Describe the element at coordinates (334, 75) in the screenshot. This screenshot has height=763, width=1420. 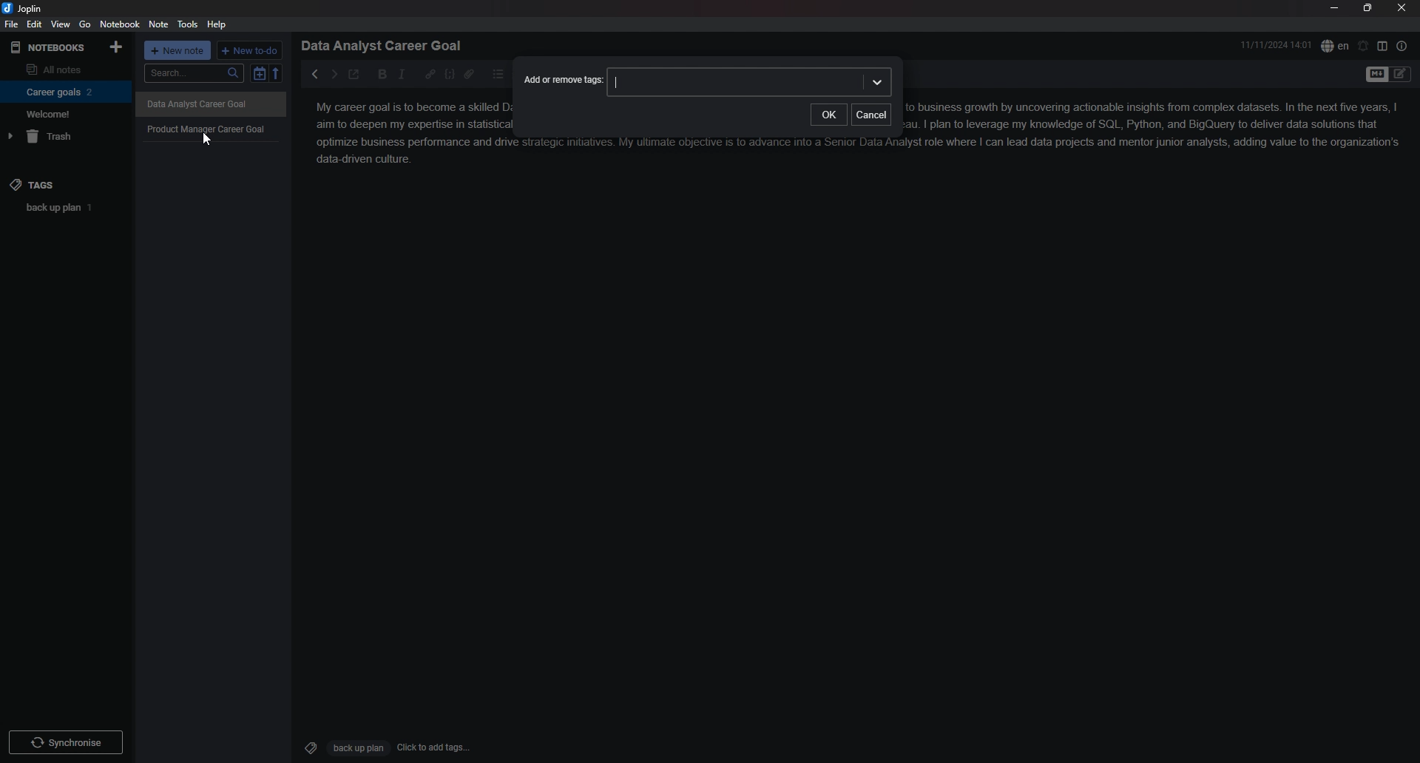
I see `next` at that location.